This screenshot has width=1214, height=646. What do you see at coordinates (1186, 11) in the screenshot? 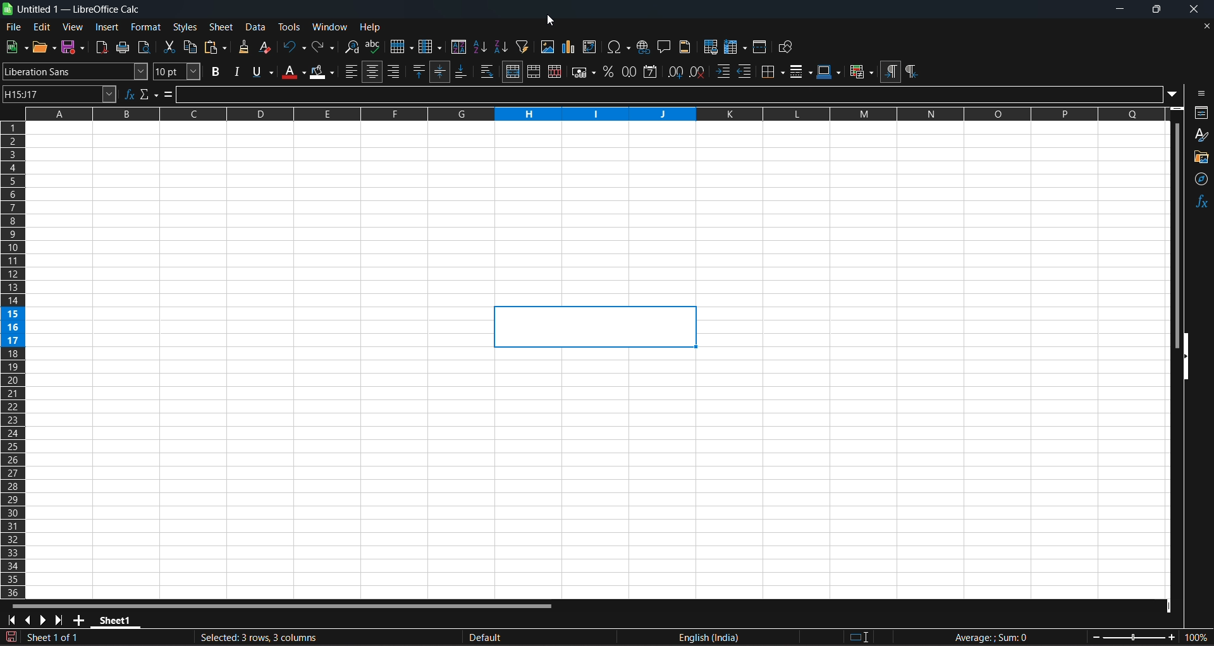
I see `close` at bounding box center [1186, 11].